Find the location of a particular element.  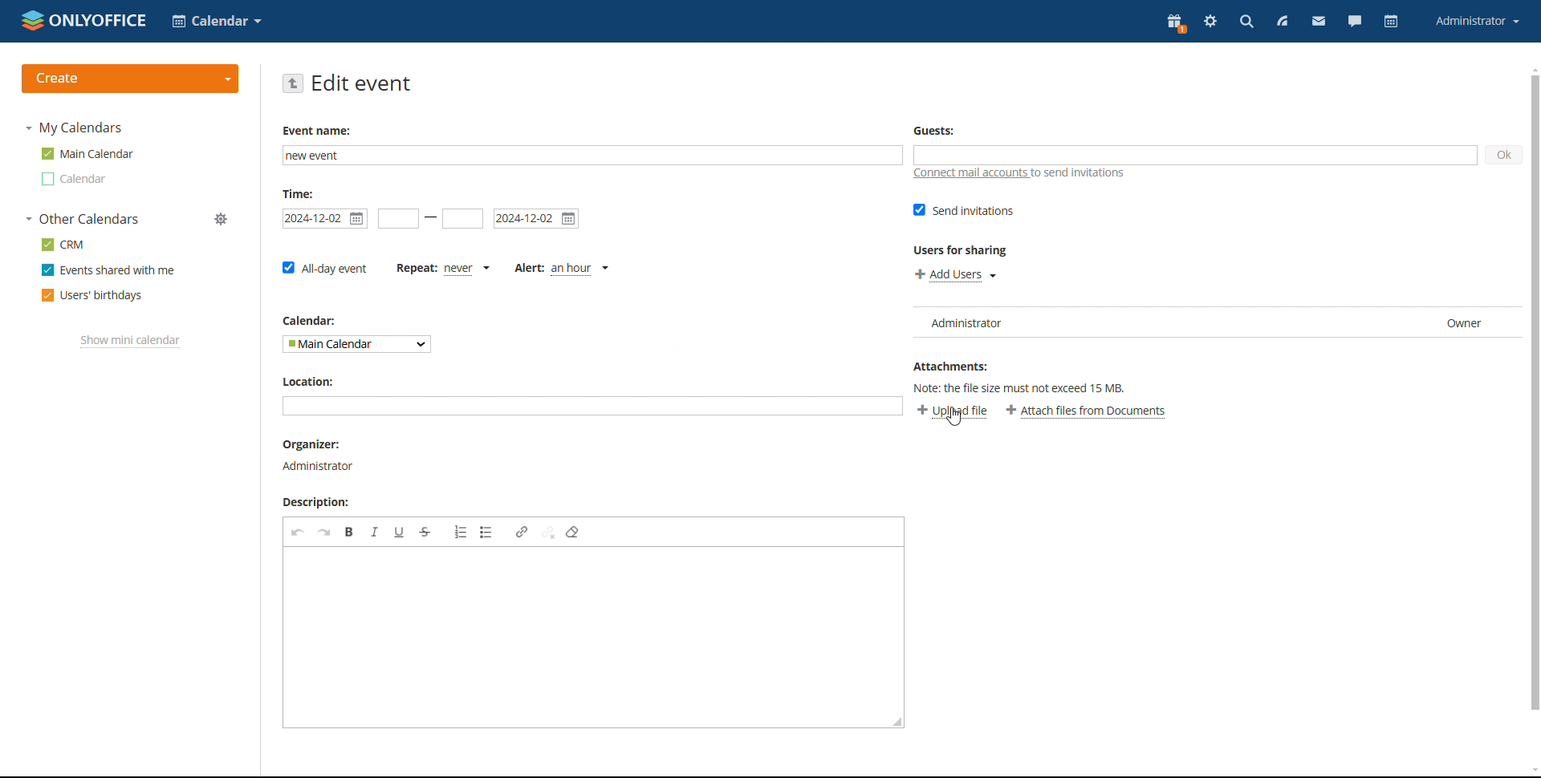

Descriptions: is located at coordinates (319, 501).